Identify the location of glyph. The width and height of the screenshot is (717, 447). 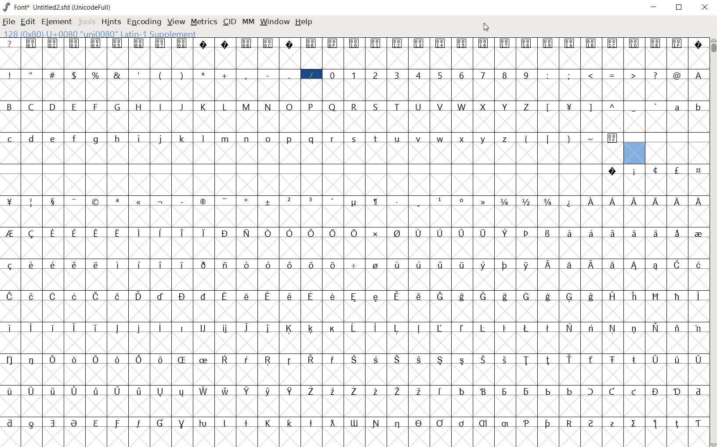
(31, 234).